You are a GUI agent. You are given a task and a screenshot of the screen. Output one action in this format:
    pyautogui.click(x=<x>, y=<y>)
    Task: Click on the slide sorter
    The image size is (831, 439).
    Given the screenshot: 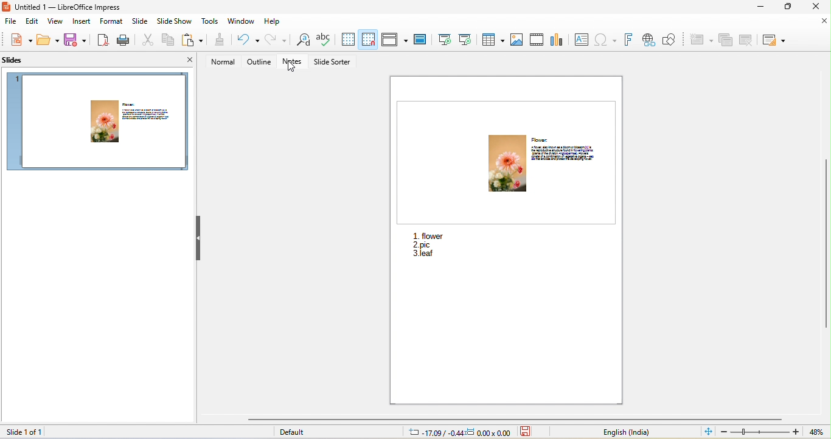 What is the action you would take?
    pyautogui.click(x=334, y=61)
    